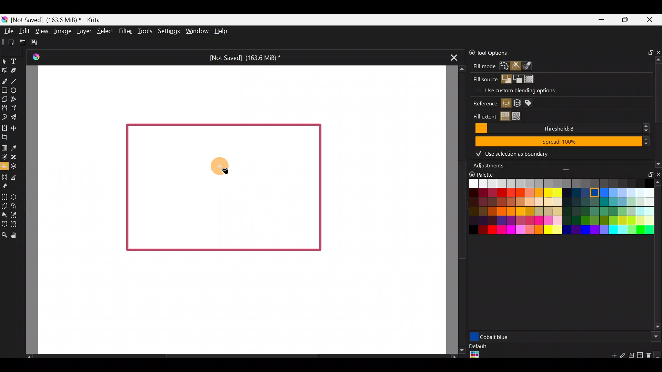  Describe the element at coordinates (495, 52) in the screenshot. I see `Tool options` at that location.